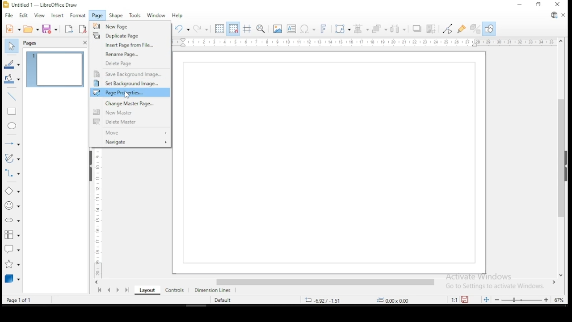 This screenshot has width=572, height=322. I want to click on libreoffice update, so click(553, 16).